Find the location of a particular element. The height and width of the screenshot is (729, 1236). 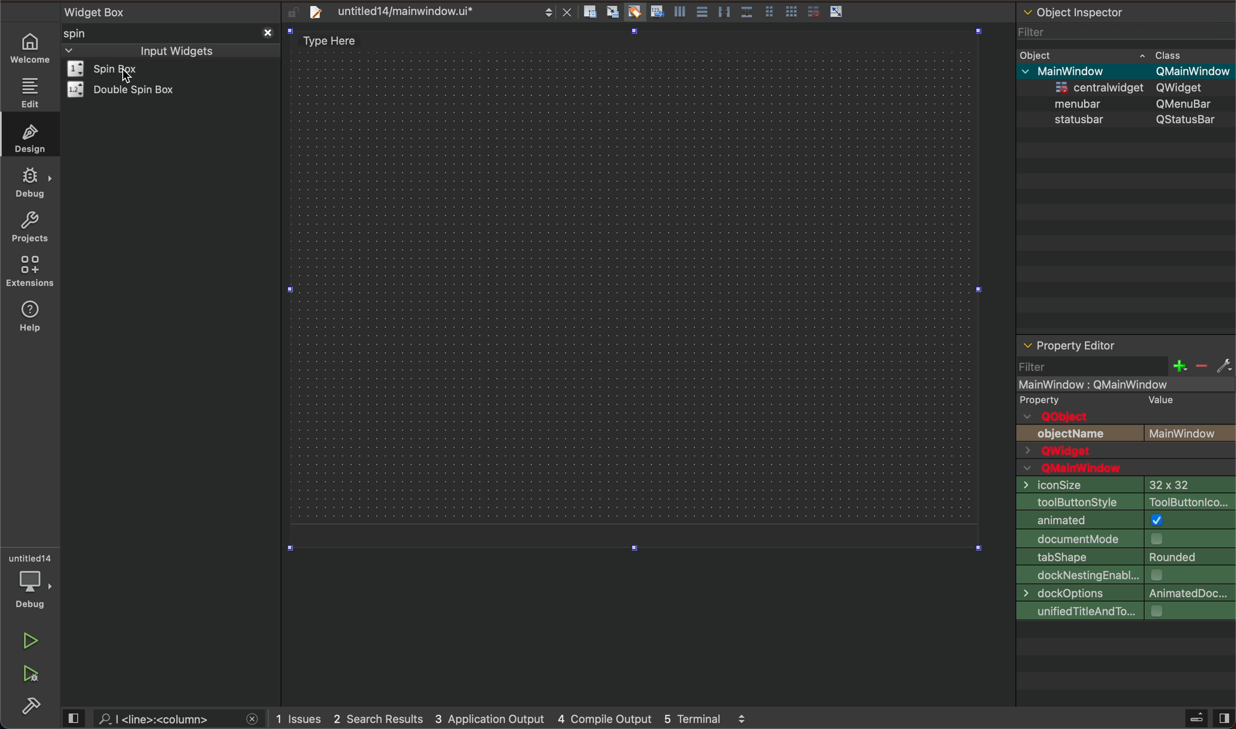

object is located at coordinates (1039, 54).